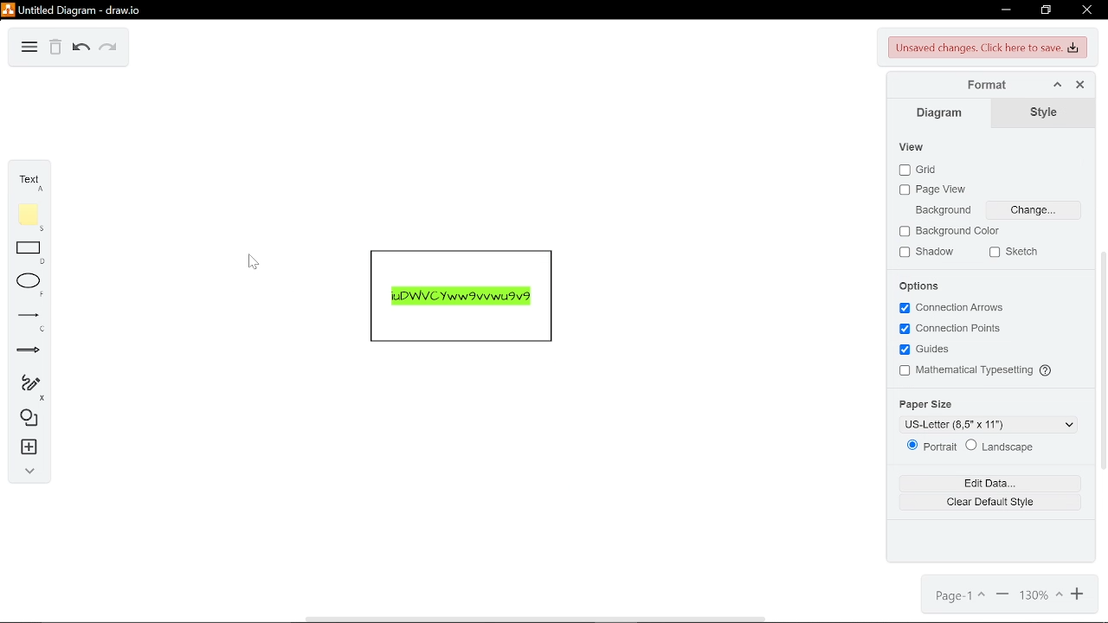 Image resolution: width=1108 pixels, height=623 pixels. I want to click on US-Letter (8,5" x 117), so click(997, 424).